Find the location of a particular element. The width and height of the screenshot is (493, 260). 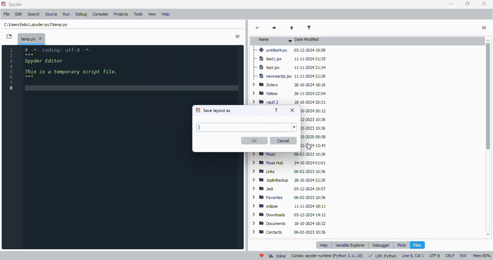

close is located at coordinates (292, 110).